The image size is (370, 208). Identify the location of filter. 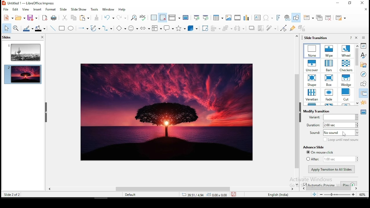
(271, 28).